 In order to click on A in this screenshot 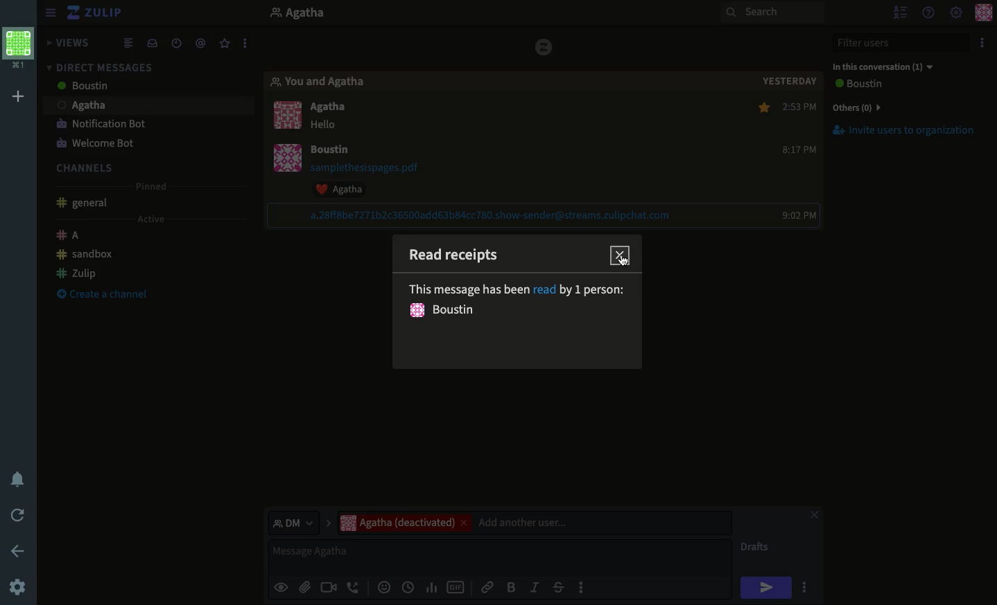, I will do `click(71, 237)`.